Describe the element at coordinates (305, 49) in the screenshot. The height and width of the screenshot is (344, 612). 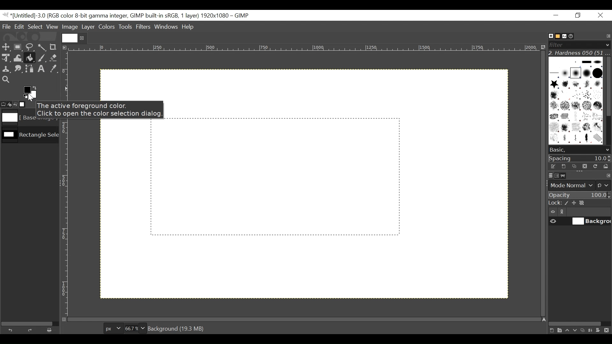
I see `Horizontal ruler` at that location.